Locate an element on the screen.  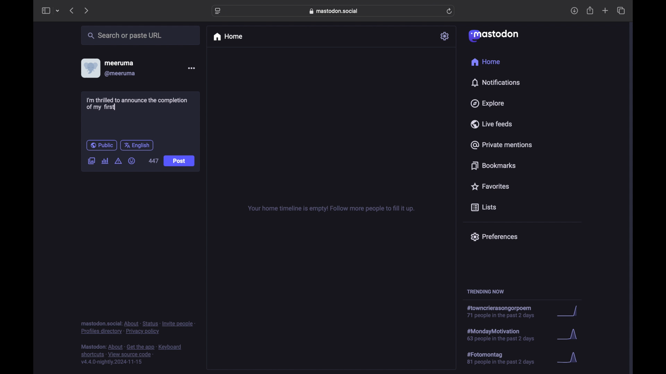
mastodon is located at coordinates (494, 36).